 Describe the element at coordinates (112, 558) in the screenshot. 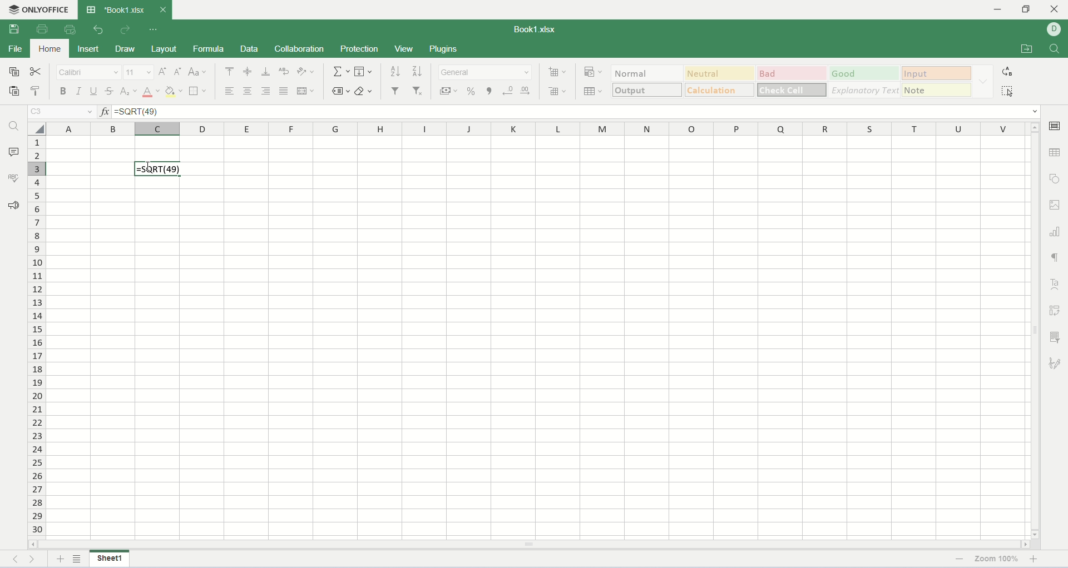

I see `sheet name` at that location.